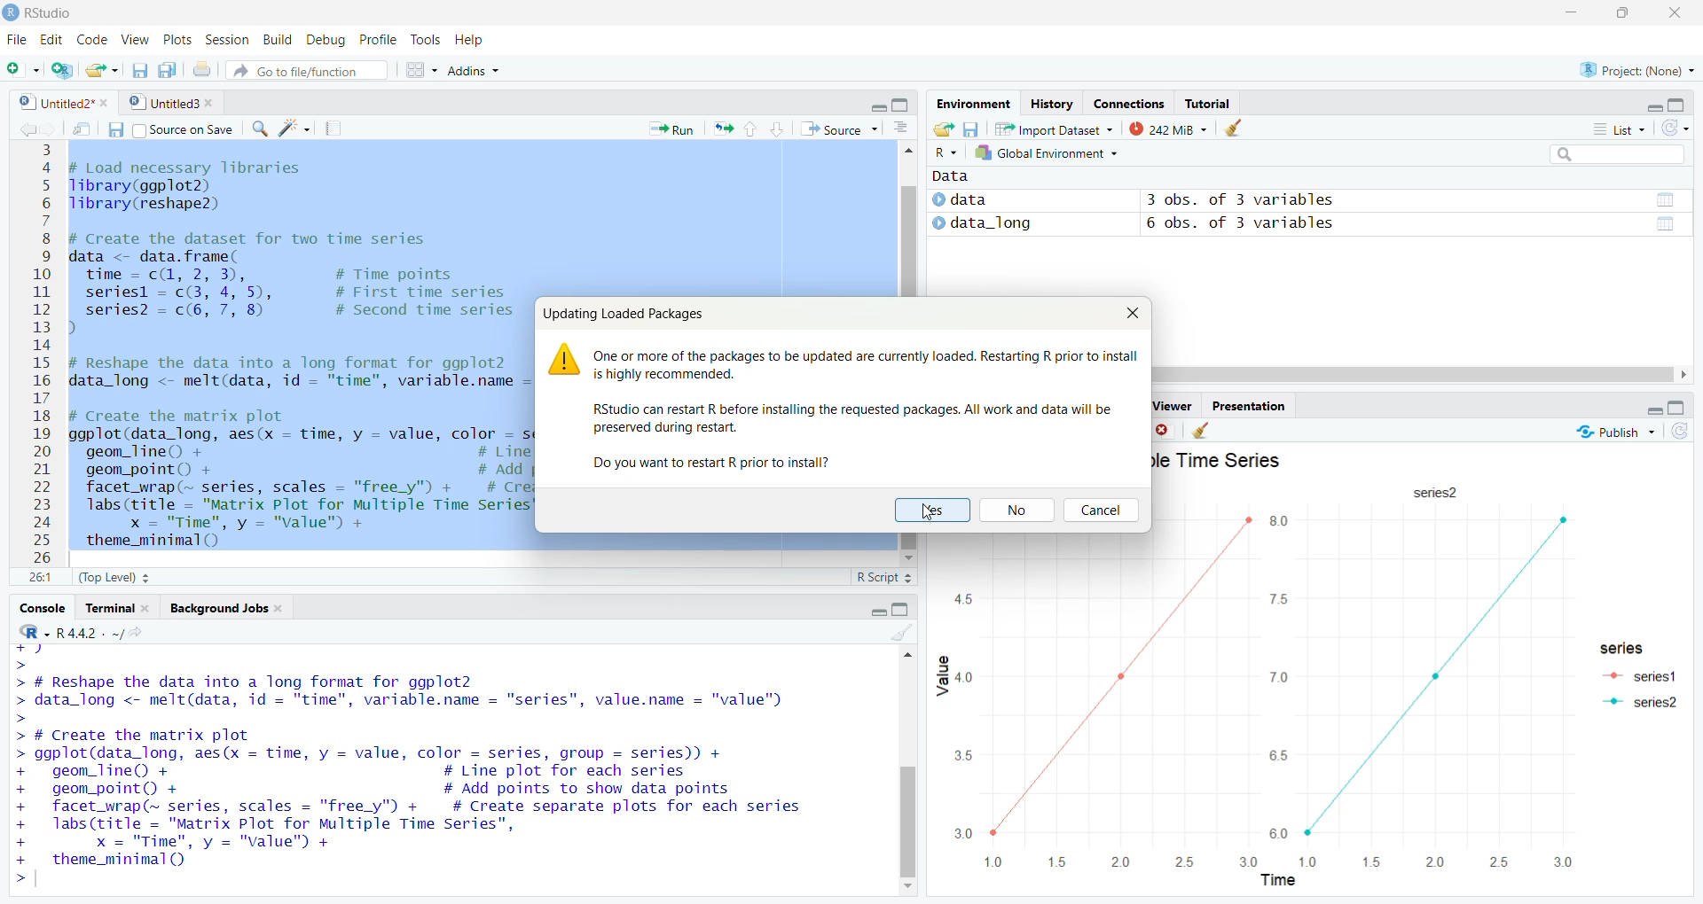  What do you see at coordinates (117, 609) in the screenshot?
I see `Terminal` at bounding box center [117, 609].